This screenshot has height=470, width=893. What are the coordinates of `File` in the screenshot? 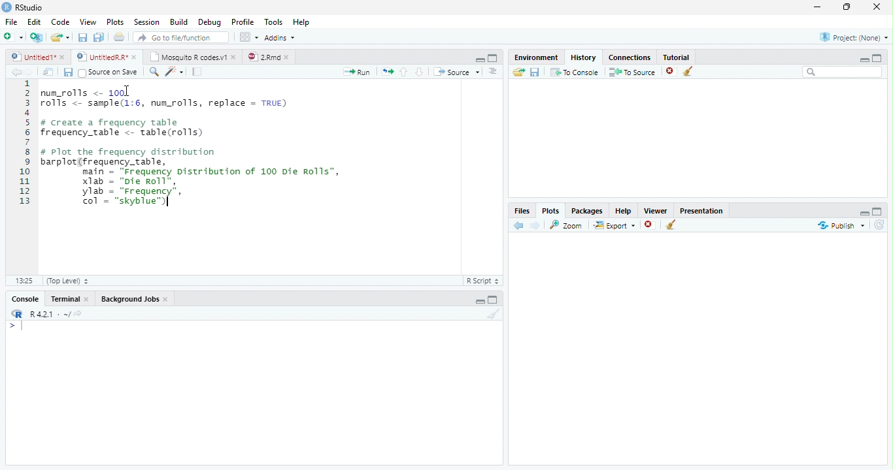 It's located at (12, 20).